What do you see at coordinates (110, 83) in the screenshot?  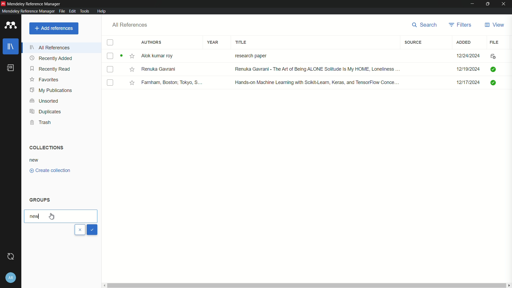 I see `book-3` at bounding box center [110, 83].